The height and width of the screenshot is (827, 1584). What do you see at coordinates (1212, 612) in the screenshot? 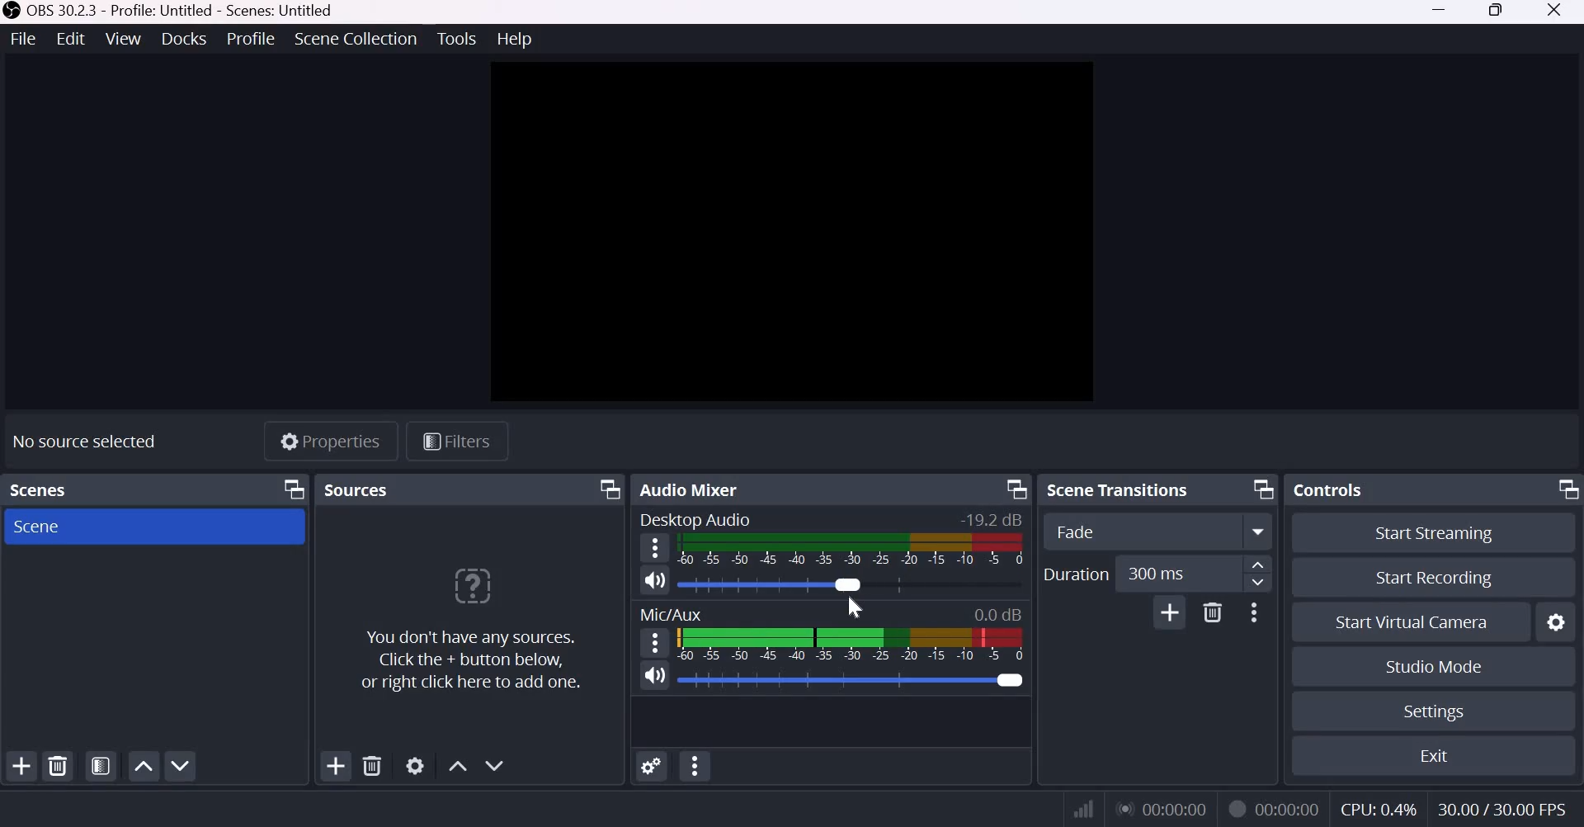
I see `Delete Transition` at bounding box center [1212, 612].